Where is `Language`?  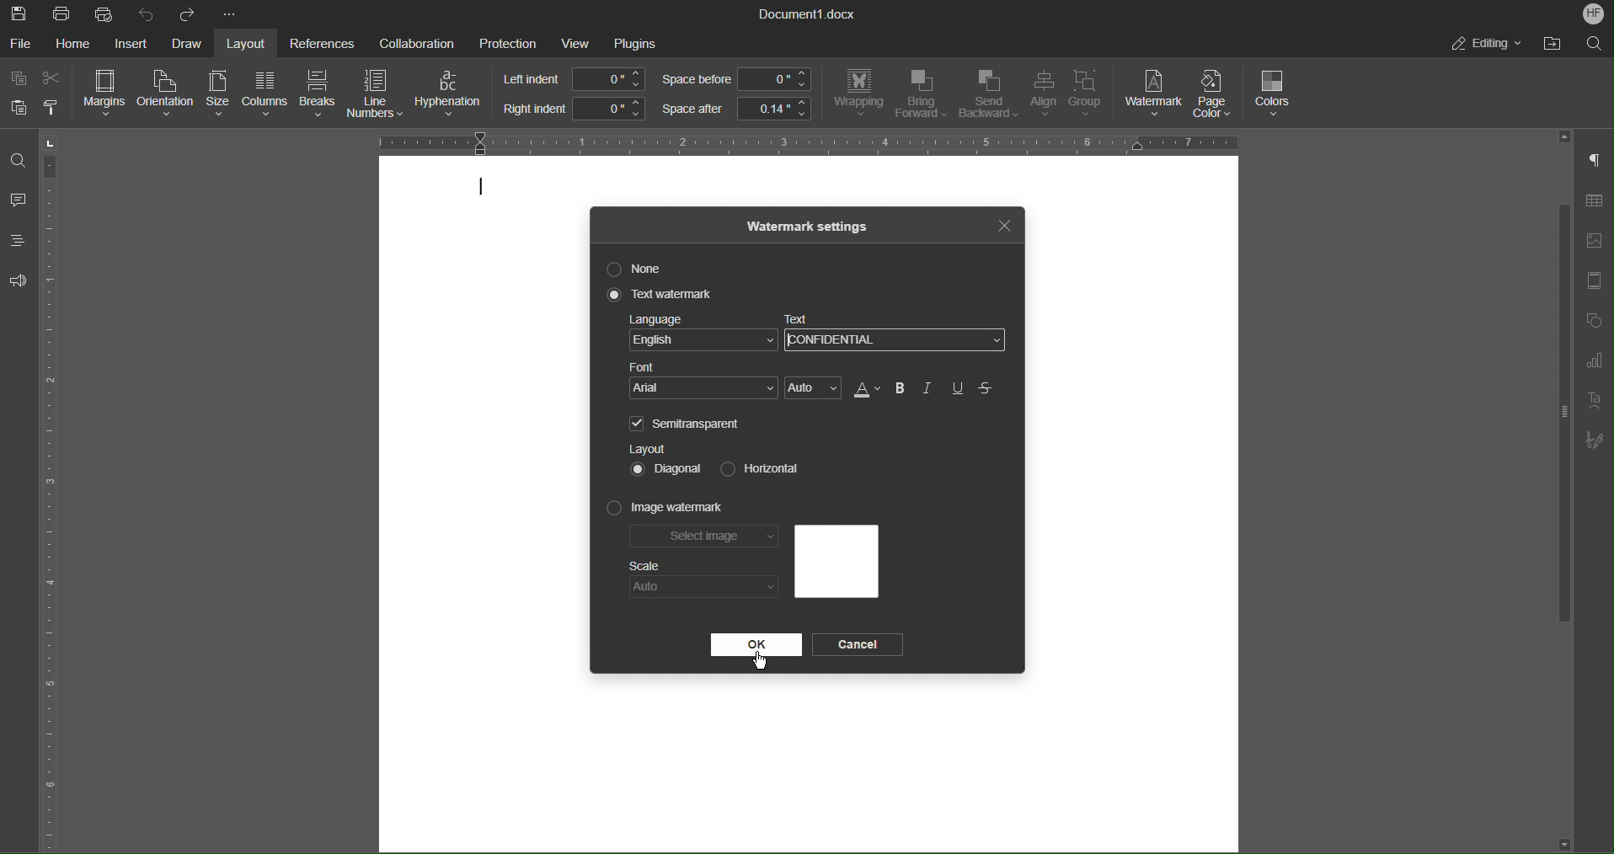
Language is located at coordinates (703, 335).